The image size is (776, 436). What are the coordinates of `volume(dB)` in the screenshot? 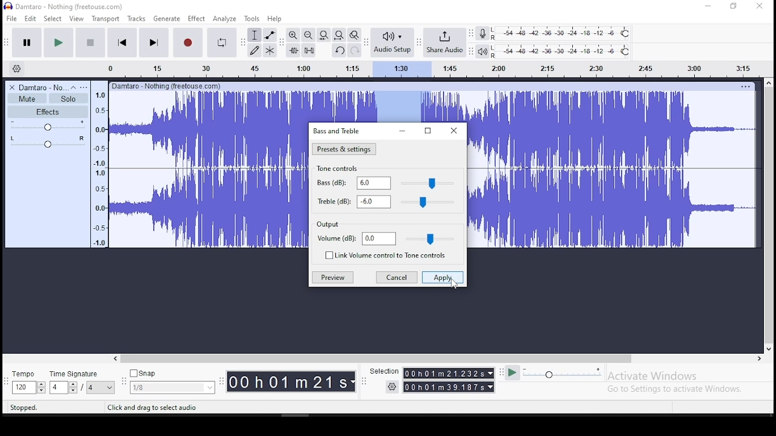 It's located at (336, 239).